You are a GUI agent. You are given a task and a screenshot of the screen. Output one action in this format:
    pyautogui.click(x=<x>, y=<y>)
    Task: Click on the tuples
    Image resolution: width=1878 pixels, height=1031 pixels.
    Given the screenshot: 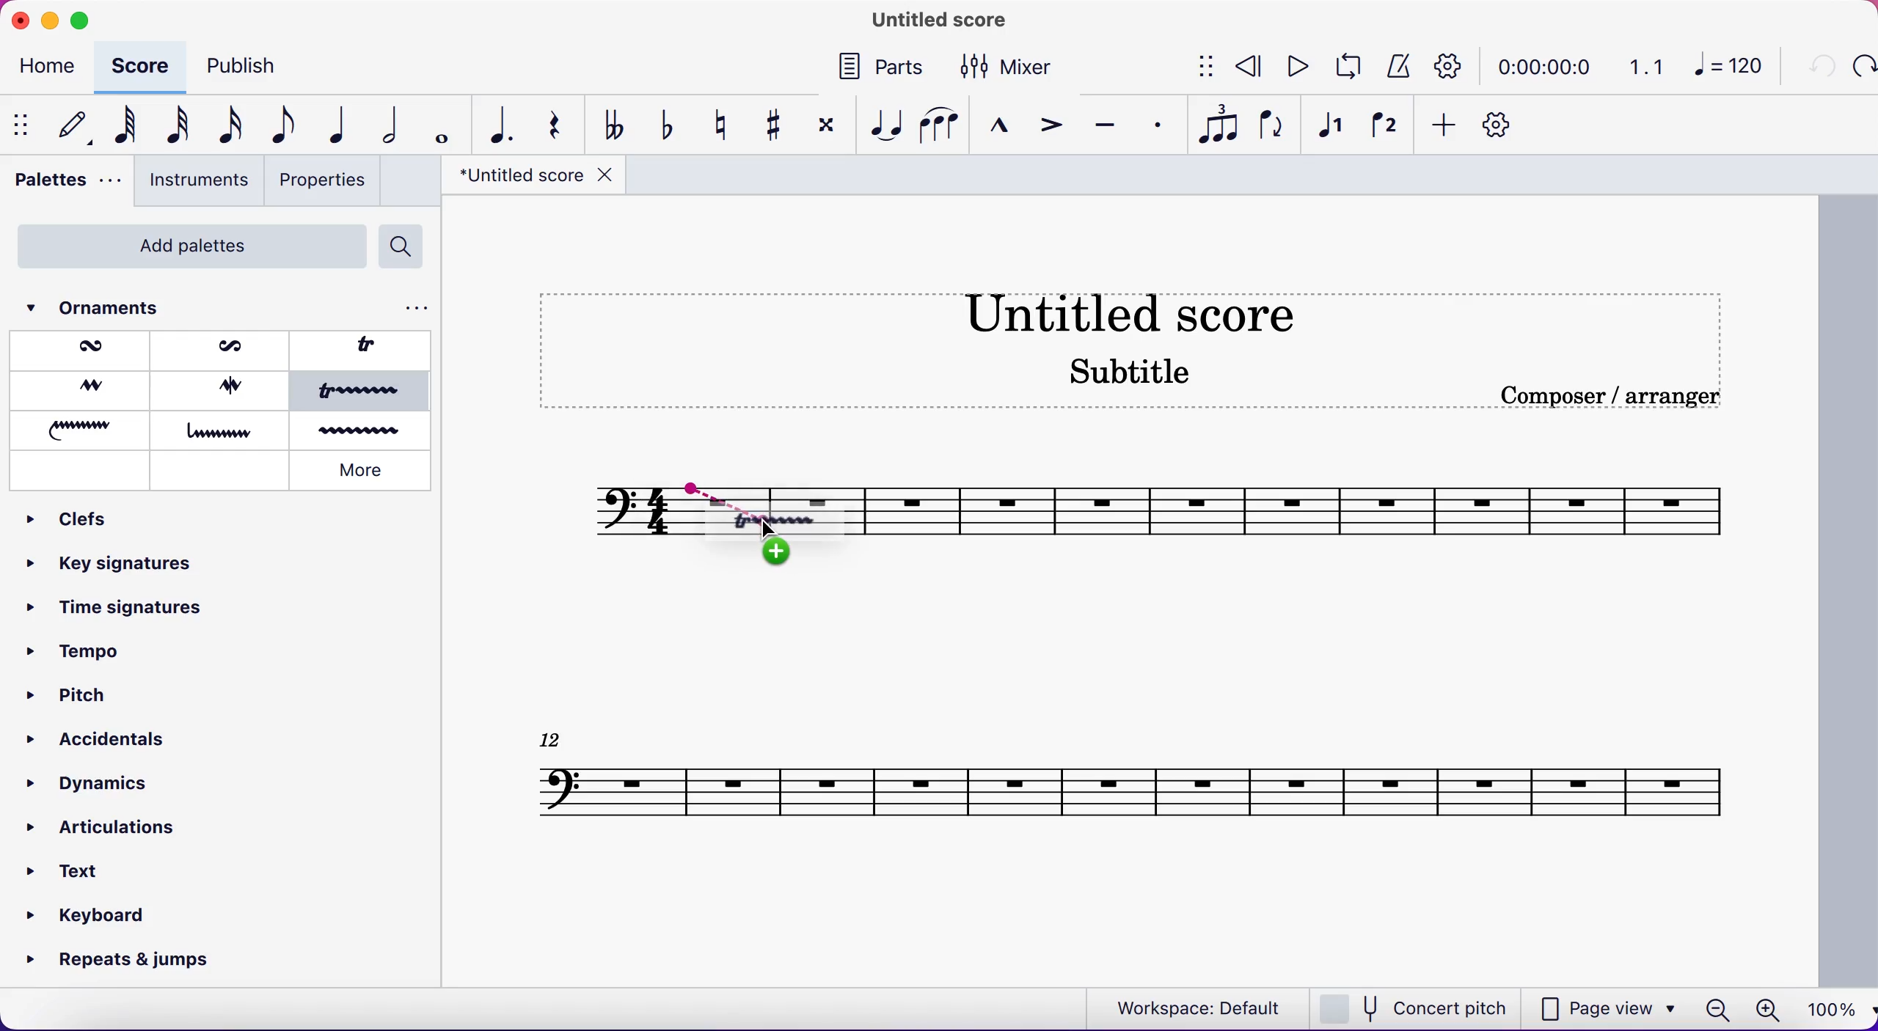 What is the action you would take?
    pyautogui.click(x=1216, y=127)
    